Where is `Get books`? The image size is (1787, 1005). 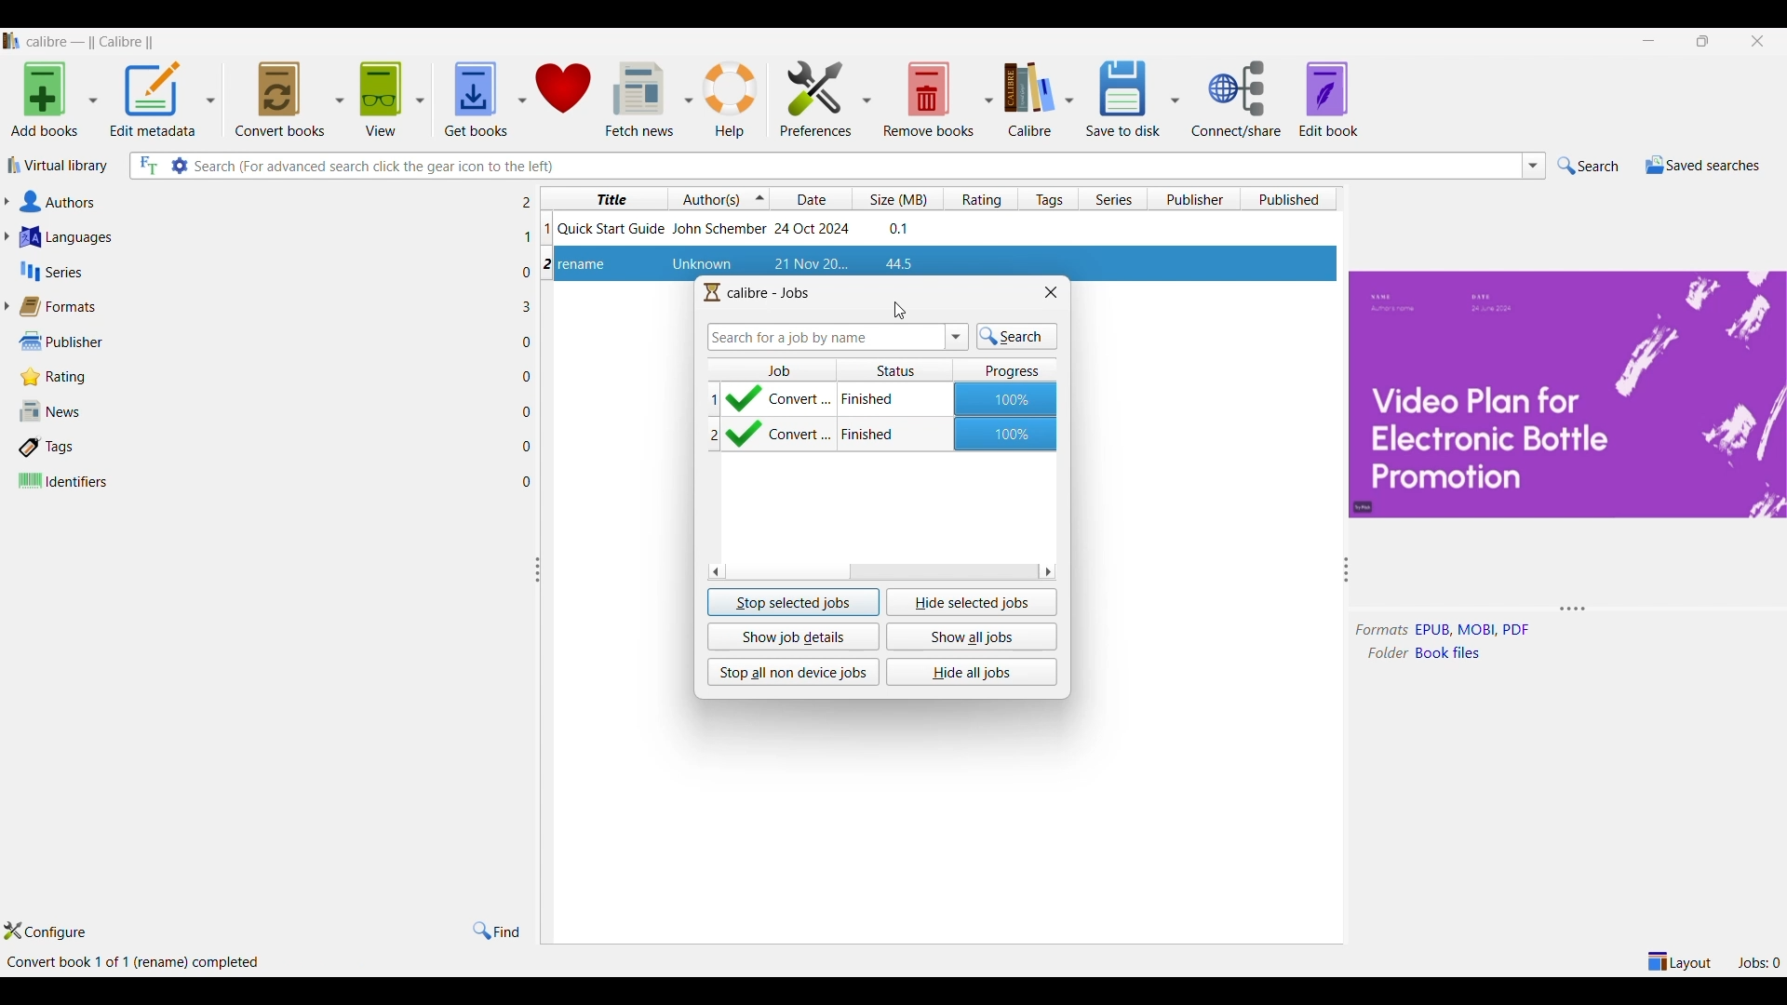
Get books is located at coordinates (476, 100).